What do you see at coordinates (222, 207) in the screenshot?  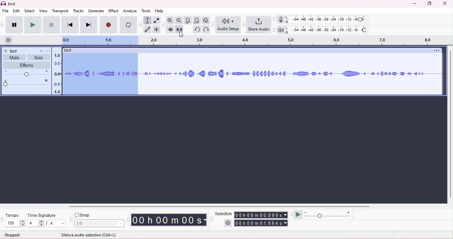 I see `horizontal scroll bar` at bounding box center [222, 207].